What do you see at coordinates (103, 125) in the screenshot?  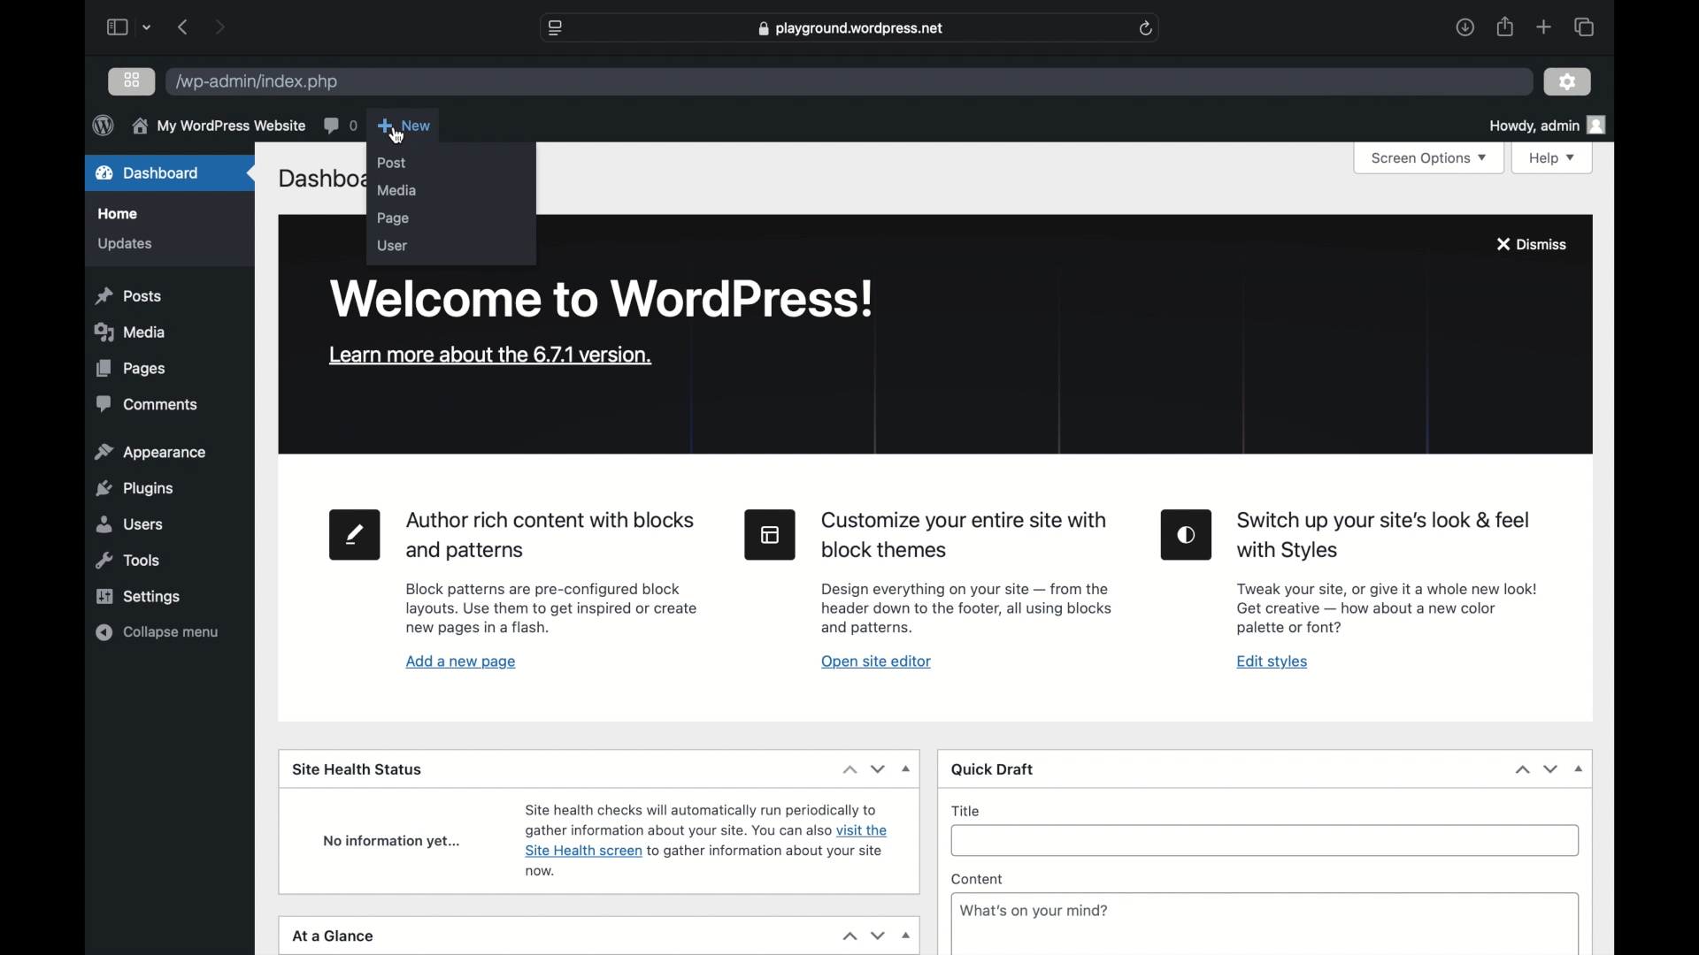 I see `wordpress` at bounding box center [103, 125].